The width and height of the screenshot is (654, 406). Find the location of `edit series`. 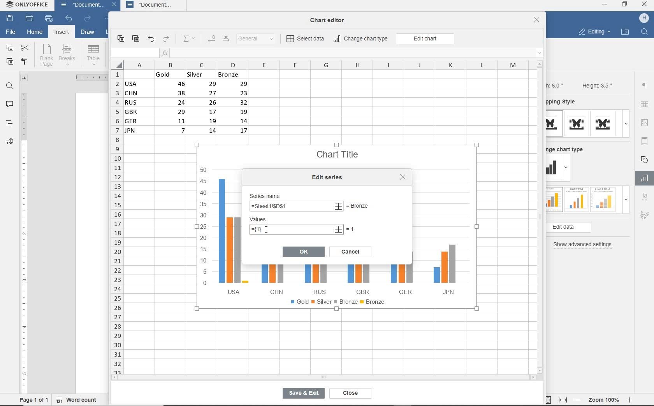

edit series is located at coordinates (329, 177).